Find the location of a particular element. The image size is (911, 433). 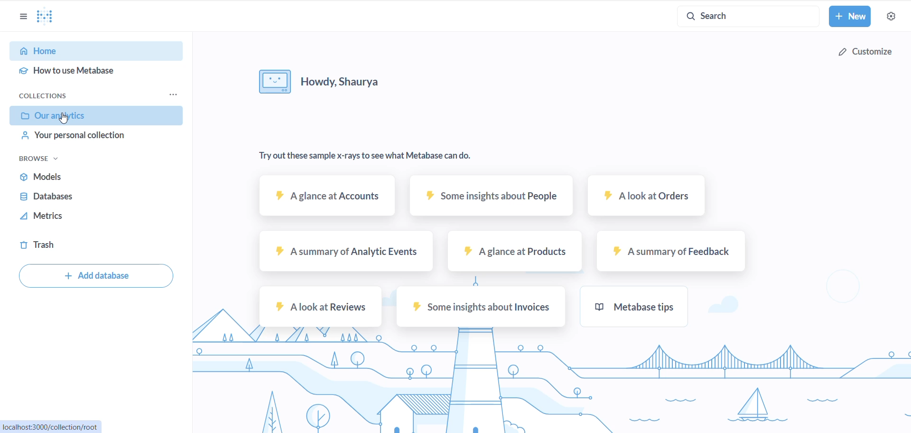

add database is located at coordinates (94, 275).